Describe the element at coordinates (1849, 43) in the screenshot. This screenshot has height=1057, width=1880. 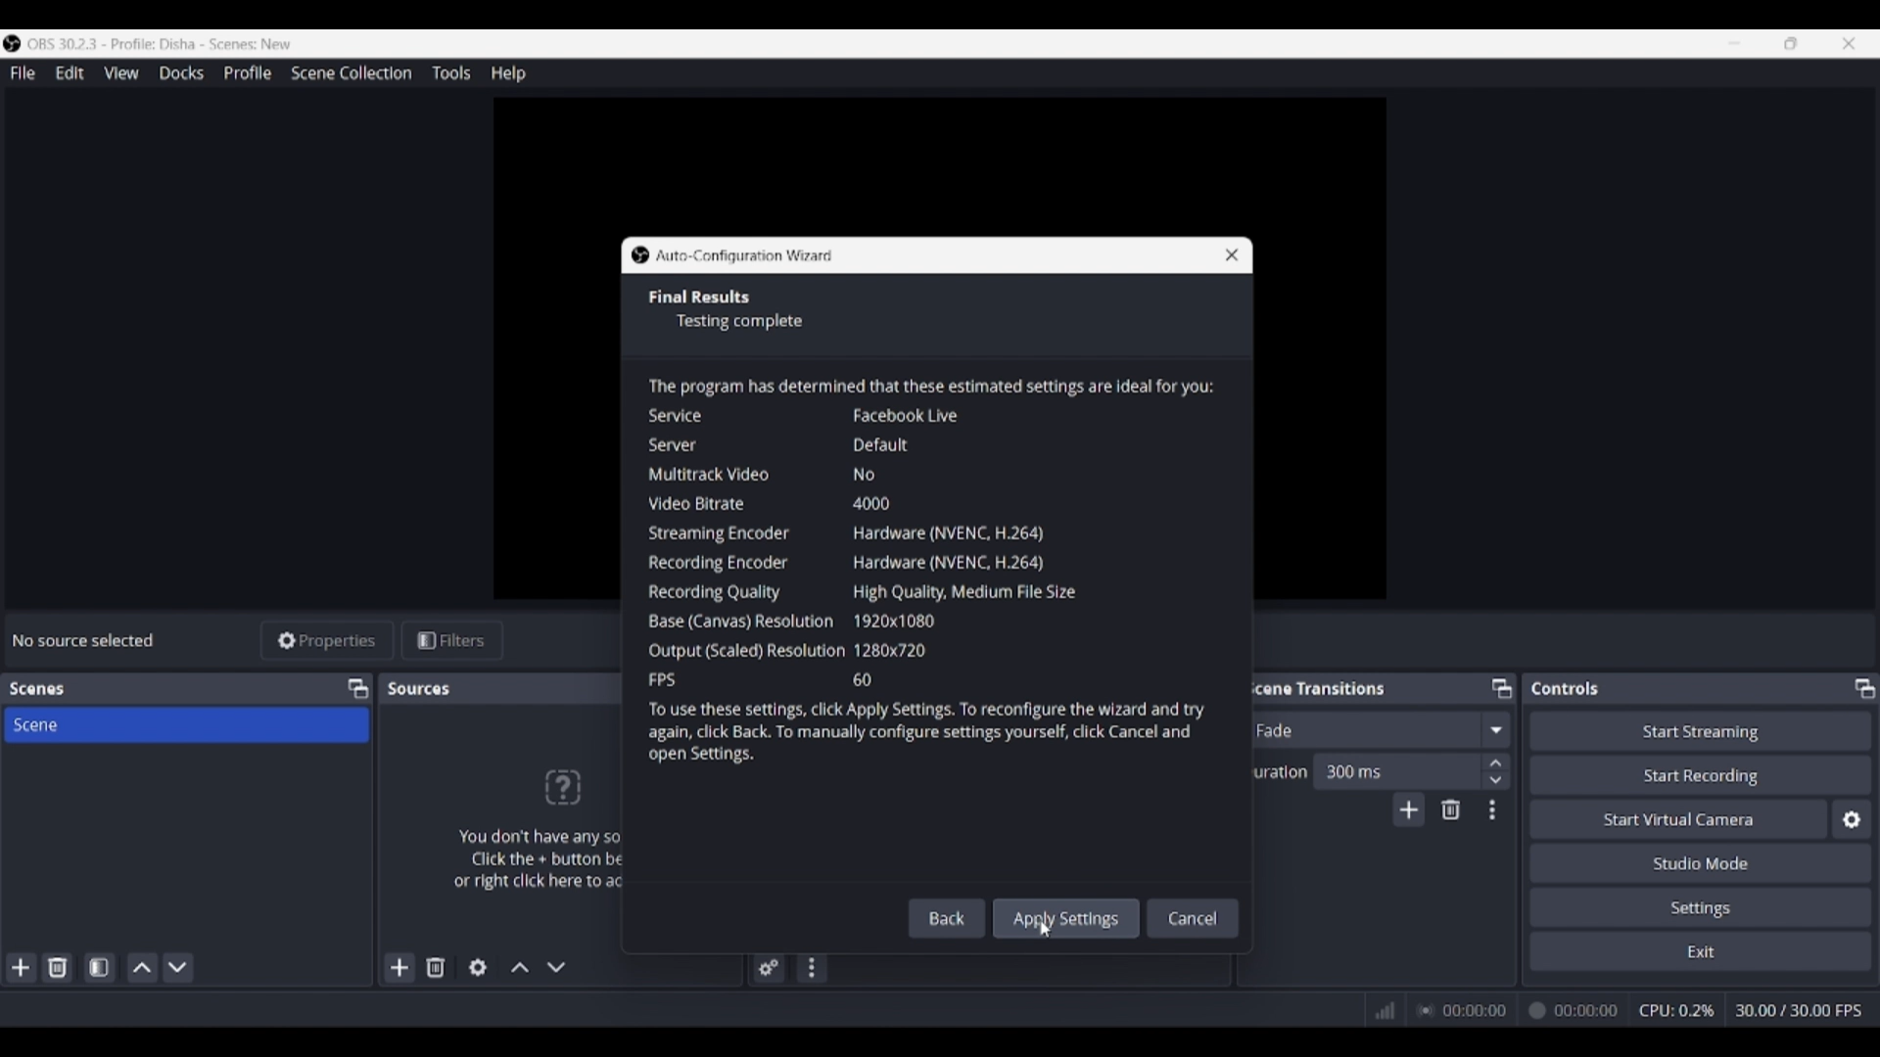
I see `Close interface` at that location.